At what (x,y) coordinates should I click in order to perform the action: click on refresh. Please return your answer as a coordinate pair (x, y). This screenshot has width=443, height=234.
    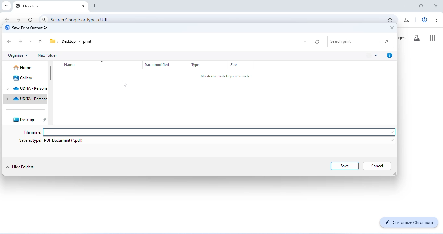
    Looking at the image, I should click on (318, 42).